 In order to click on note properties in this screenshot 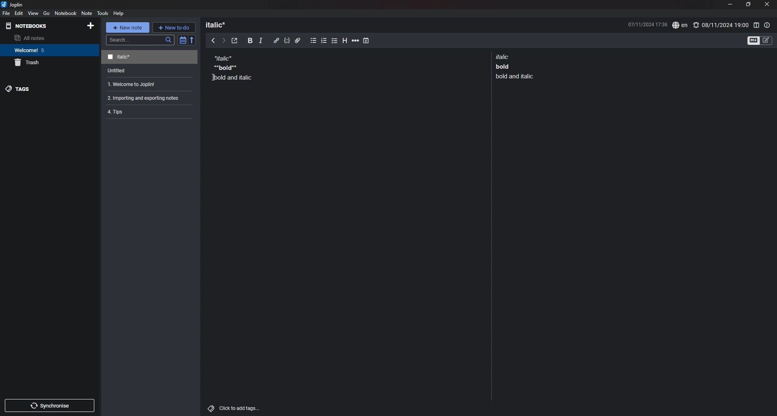, I will do `click(767, 25)`.